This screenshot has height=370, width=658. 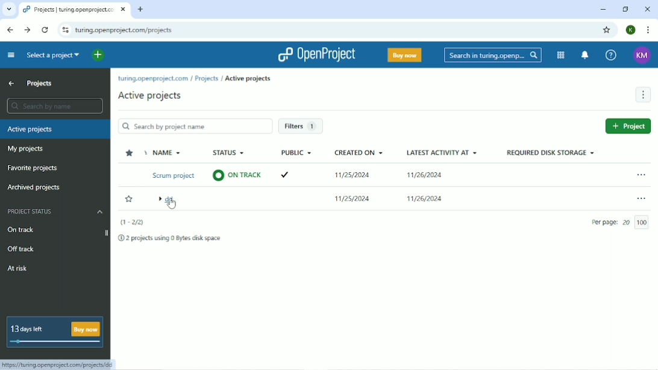 What do you see at coordinates (628, 126) in the screenshot?
I see `New project` at bounding box center [628, 126].